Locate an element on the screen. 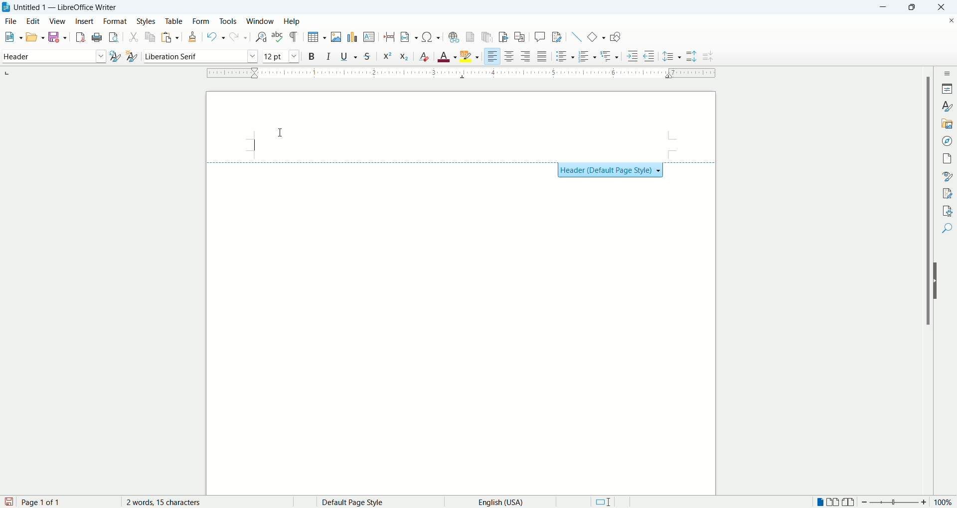  print is located at coordinates (97, 37).